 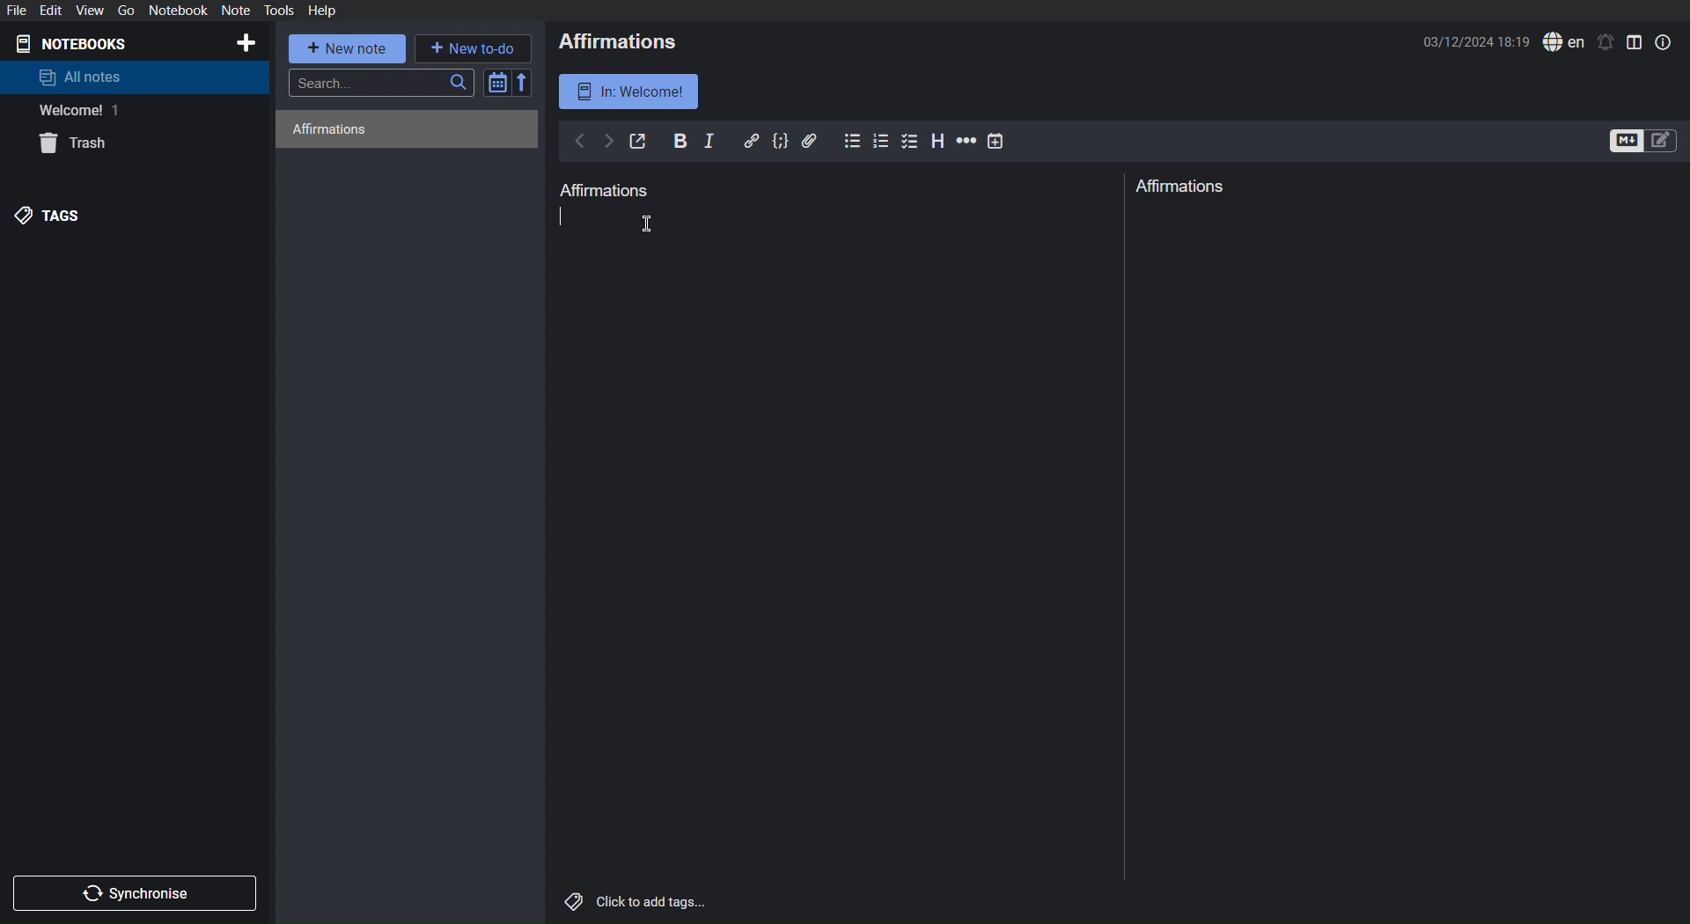 I want to click on Code, so click(x=781, y=141).